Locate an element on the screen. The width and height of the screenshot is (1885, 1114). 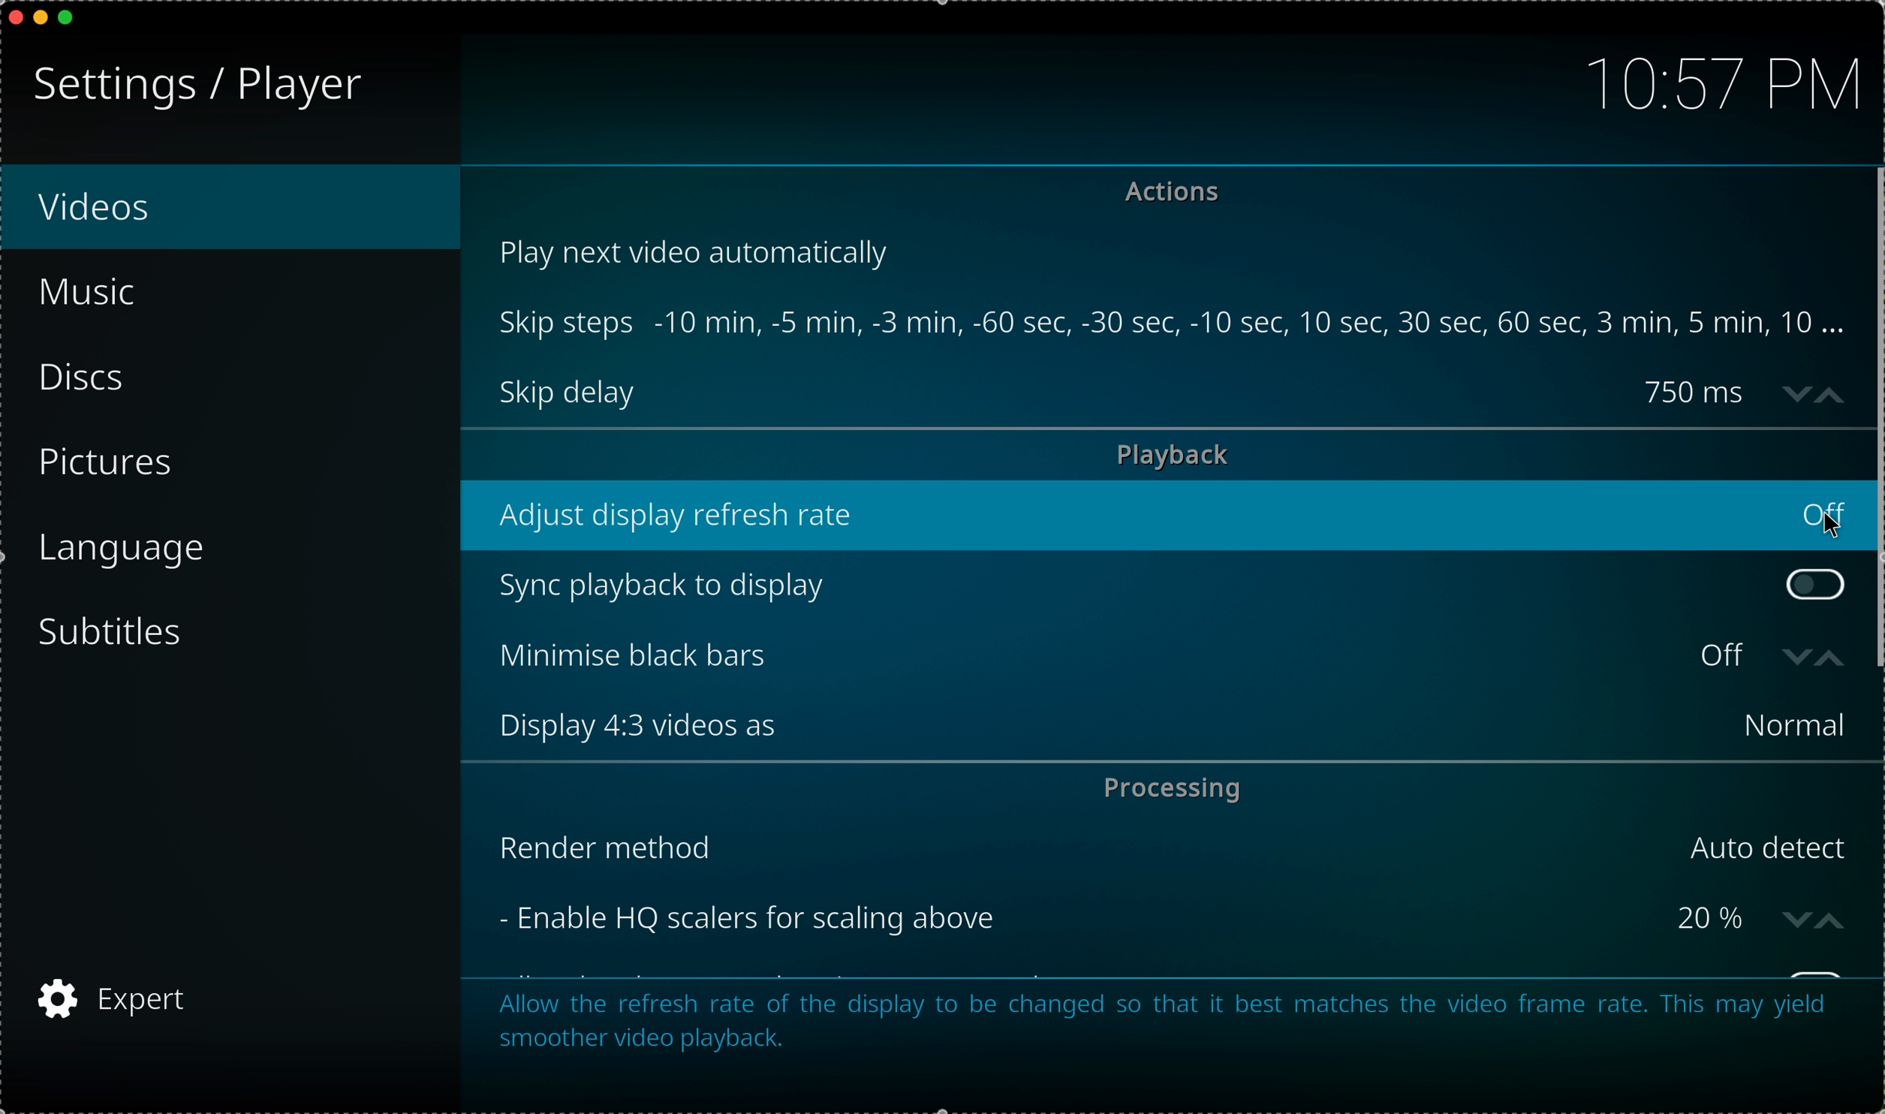
Skip steps -10 min, -5 min, -3 min, -60 sec, -30 sec, -10 sec, 10 sec, 30 sec, 60 sec, 3 min, 5 min, 10 ... is located at coordinates (1174, 323).